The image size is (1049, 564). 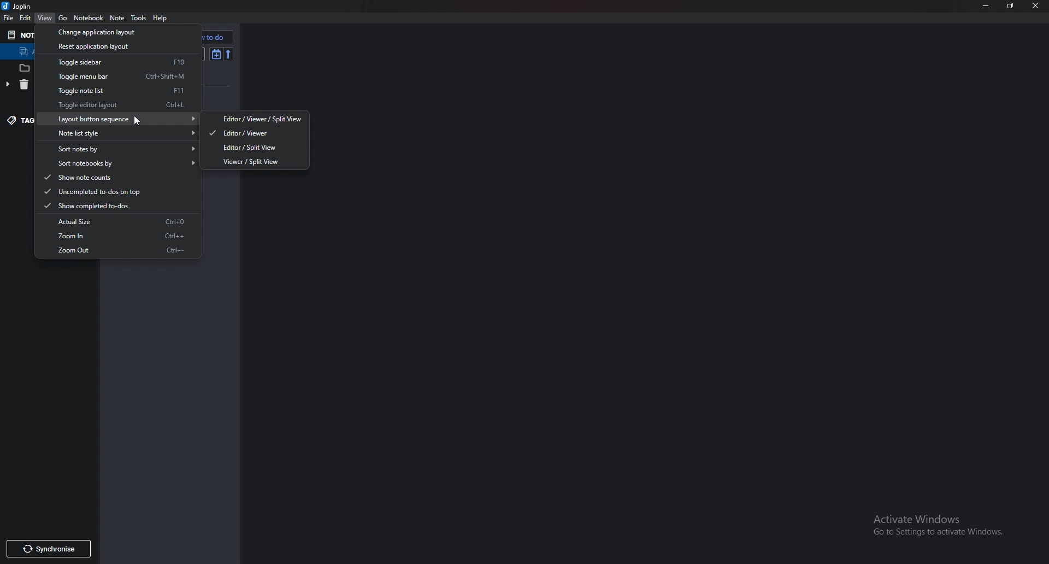 What do you see at coordinates (257, 147) in the screenshot?
I see `Editor/ Splitview` at bounding box center [257, 147].